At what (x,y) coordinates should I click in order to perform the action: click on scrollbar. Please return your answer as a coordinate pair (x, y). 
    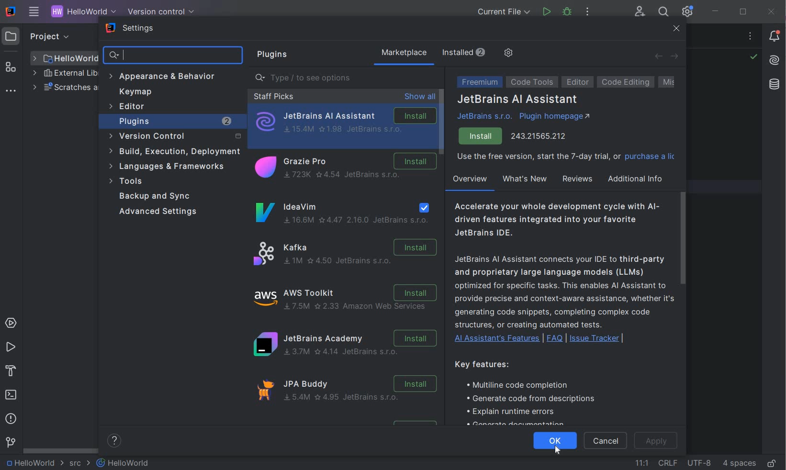
    Looking at the image, I should click on (441, 123).